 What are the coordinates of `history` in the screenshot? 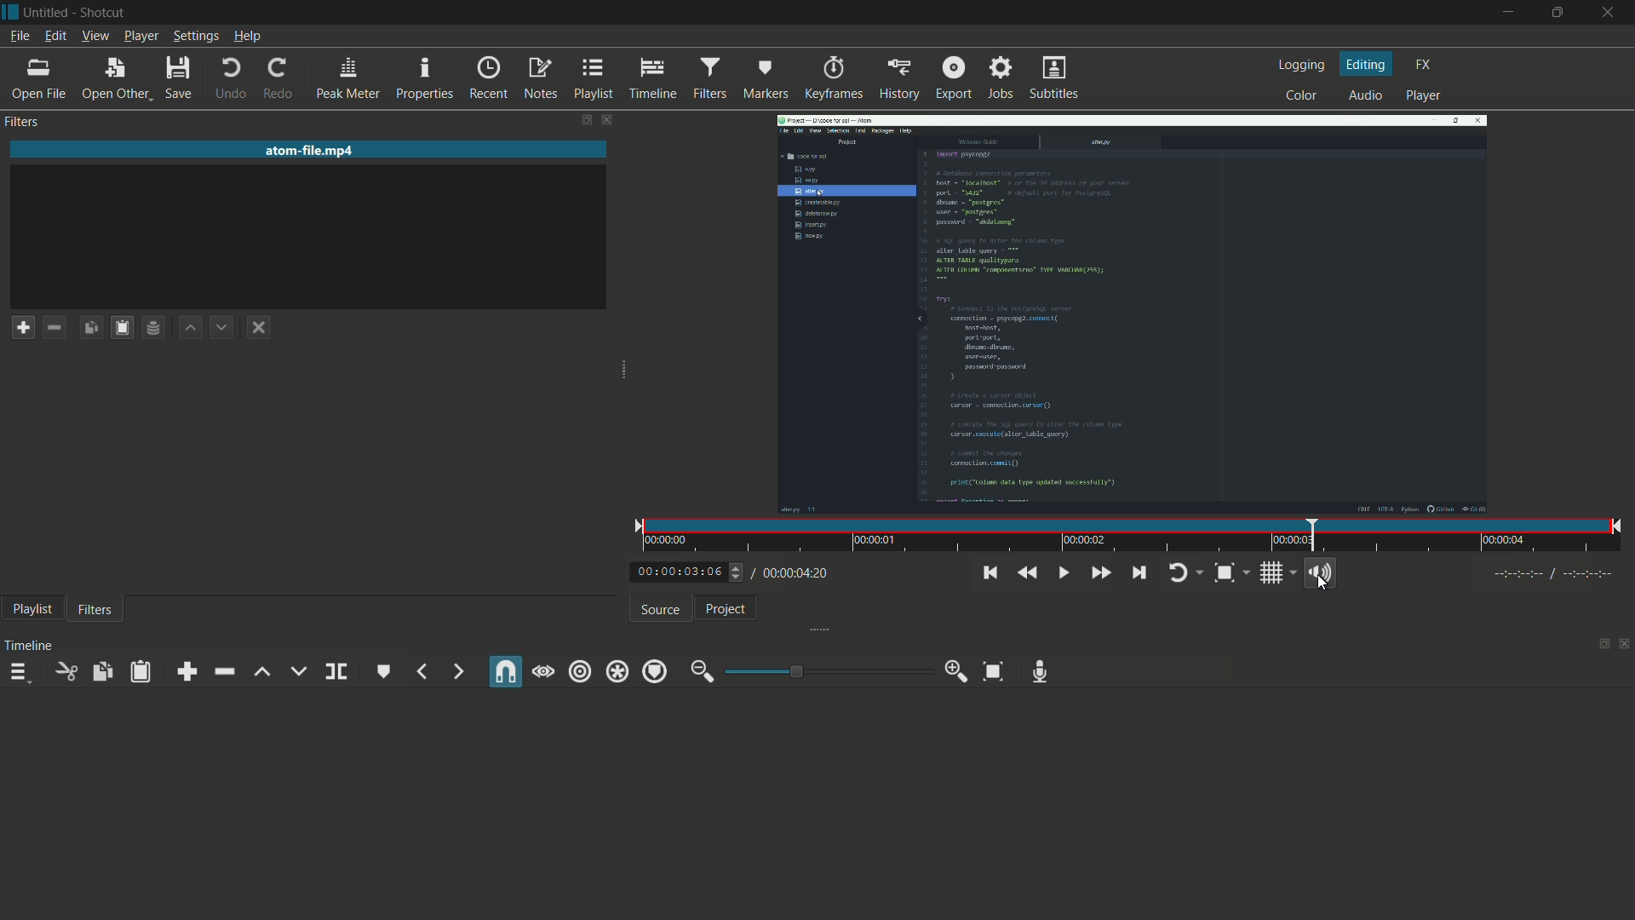 It's located at (898, 80).